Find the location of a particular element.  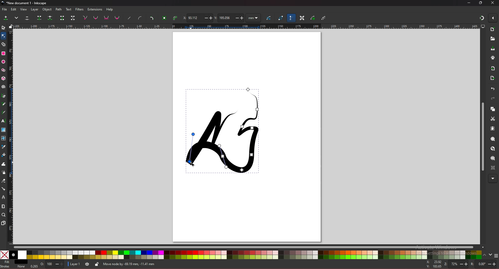

path outline is located at coordinates (281, 17).